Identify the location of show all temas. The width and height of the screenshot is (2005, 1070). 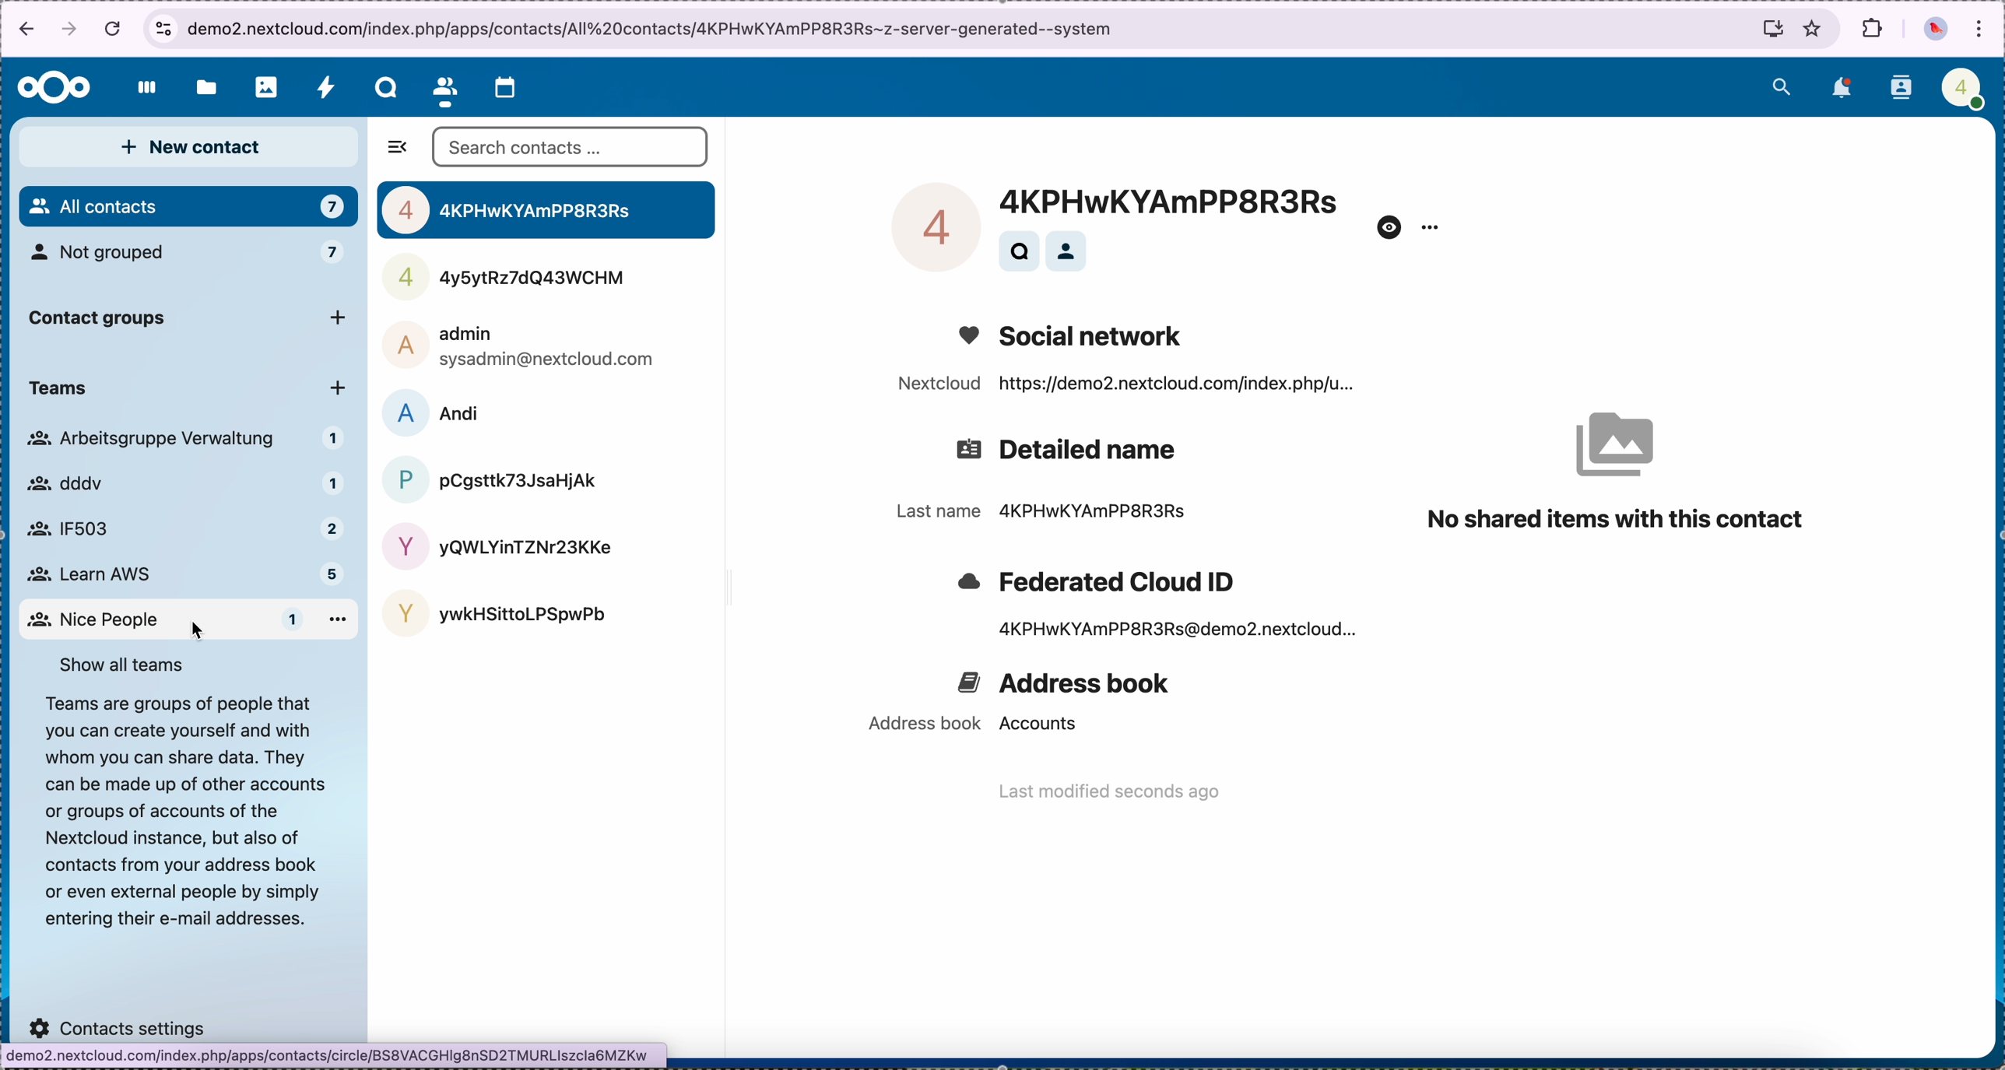
(124, 664).